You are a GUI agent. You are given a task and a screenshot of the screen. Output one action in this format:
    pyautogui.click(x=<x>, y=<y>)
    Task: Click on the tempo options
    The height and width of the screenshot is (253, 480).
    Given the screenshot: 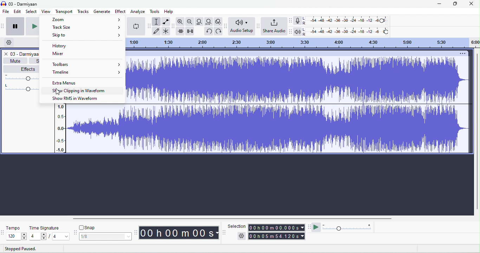 What is the action you would take?
    pyautogui.click(x=3, y=232)
    